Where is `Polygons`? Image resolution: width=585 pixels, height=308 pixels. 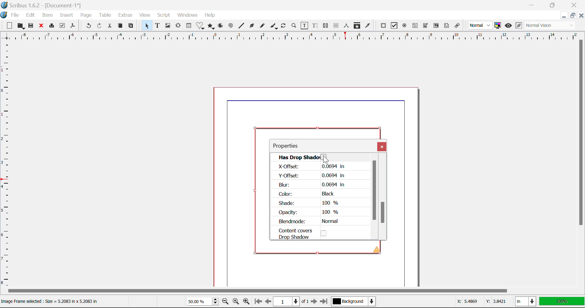
Polygons is located at coordinates (211, 27).